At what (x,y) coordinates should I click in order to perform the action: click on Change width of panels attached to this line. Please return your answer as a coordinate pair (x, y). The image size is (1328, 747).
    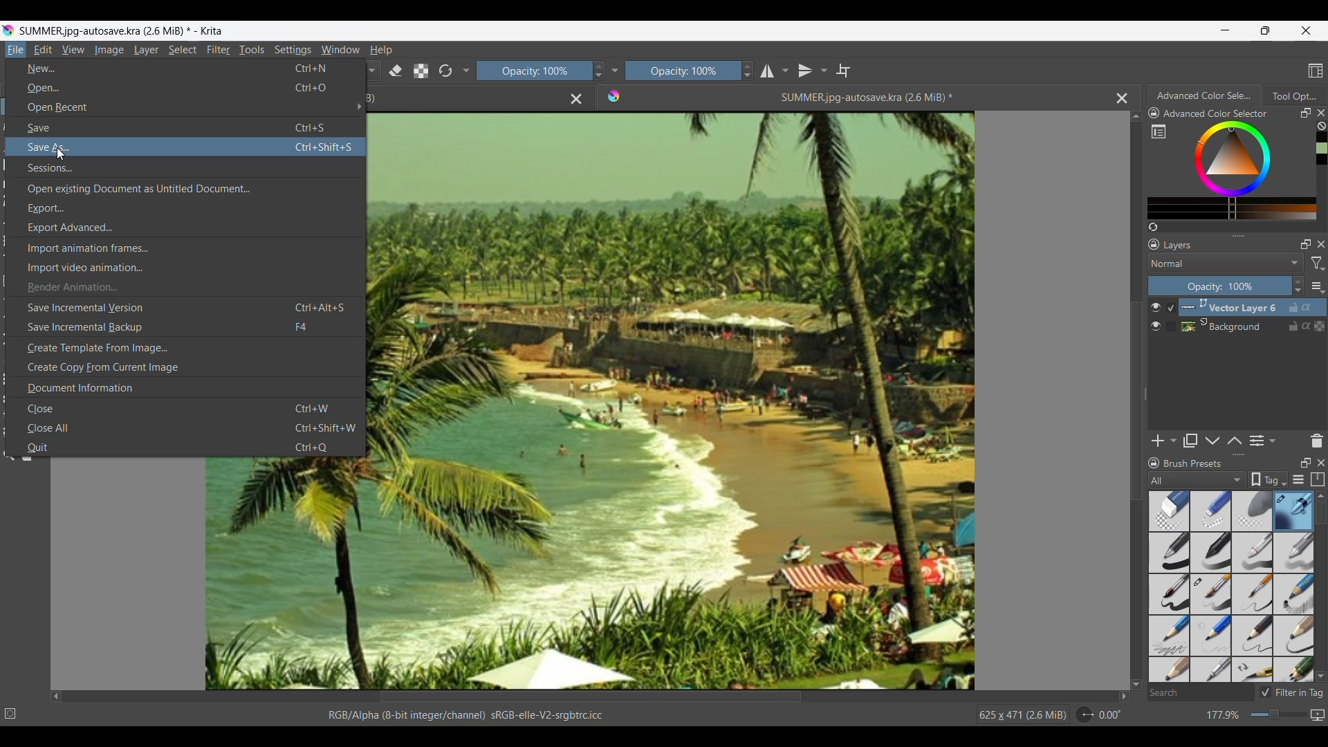
    Looking at the image, I should click on (1144, 414).